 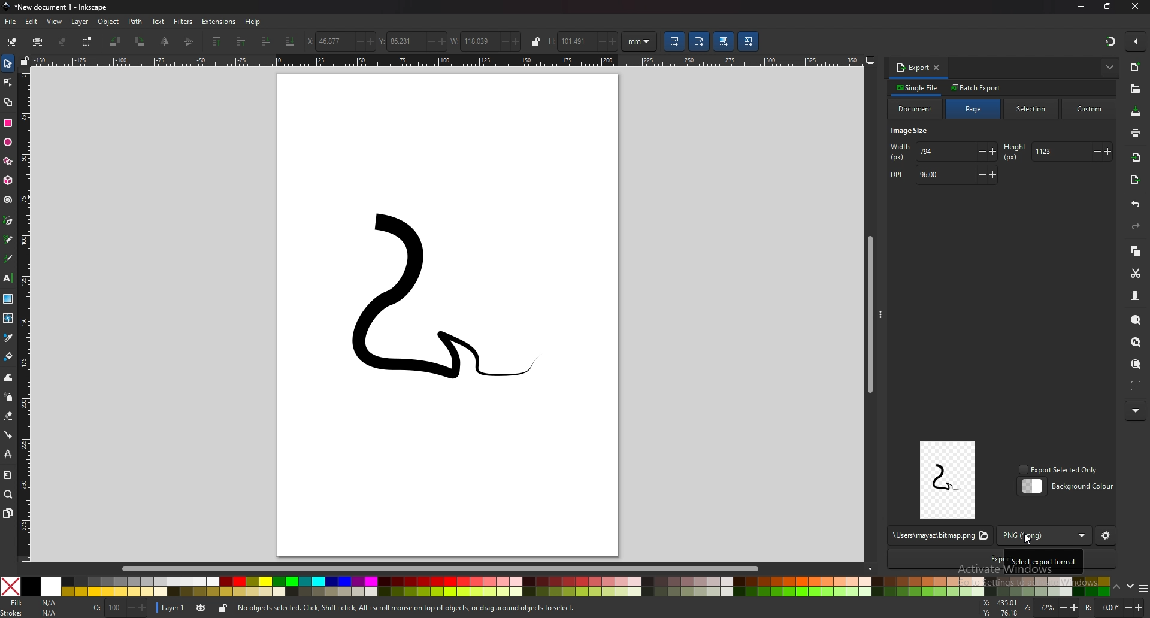 What do you see at coordinates (1136, 273) in the screenshot?
I see `cut` at bounding box center [1136, 273].